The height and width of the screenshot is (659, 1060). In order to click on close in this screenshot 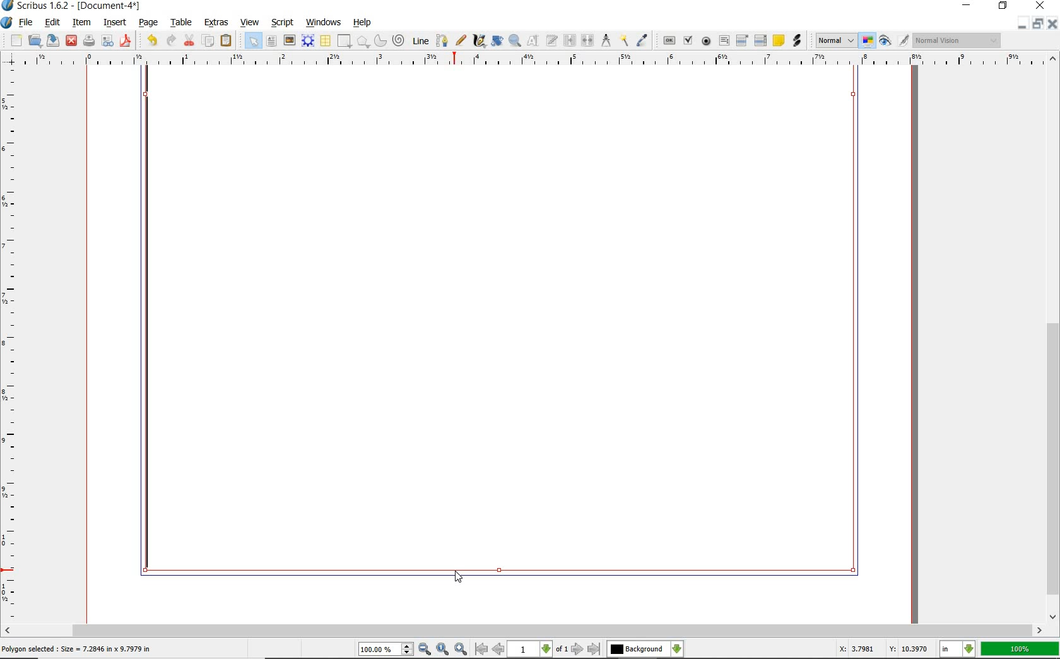, I will do `click(1040, 6)`.